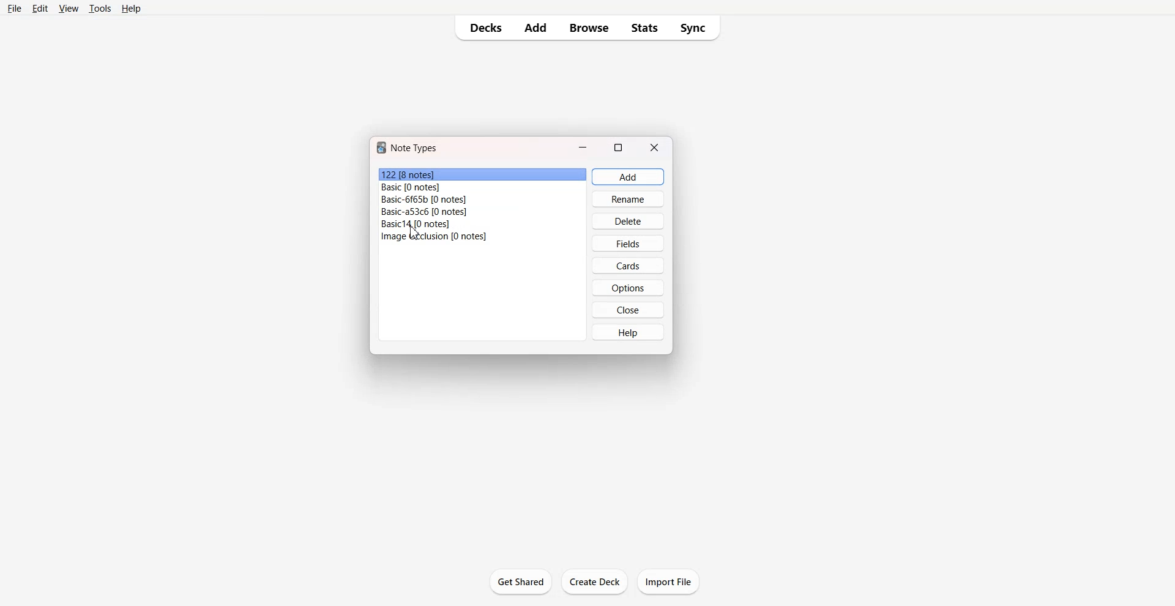 The width and height of the screenshot is (1175, 606). What do you see at coordinates (595, 582) in the screenshot?
I see `Create Deck` at bounding box center [595, 582].